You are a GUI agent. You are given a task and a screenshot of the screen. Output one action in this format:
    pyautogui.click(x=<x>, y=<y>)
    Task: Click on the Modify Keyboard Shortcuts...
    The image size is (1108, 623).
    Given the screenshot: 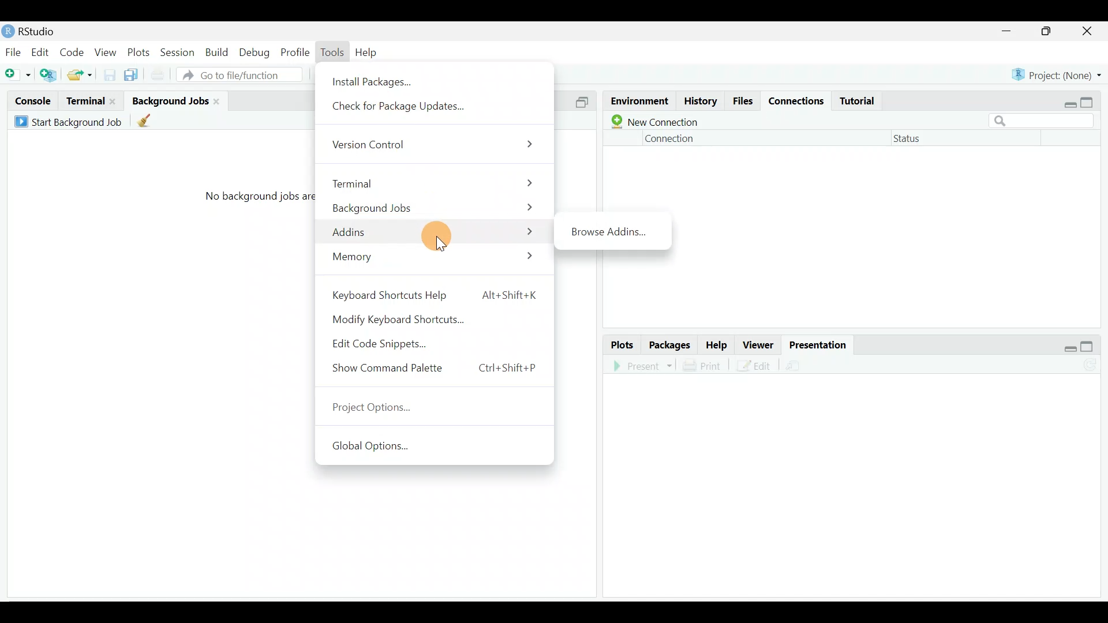 What is the action you would take?
    pyautogui.click(x=406, y=318)
    